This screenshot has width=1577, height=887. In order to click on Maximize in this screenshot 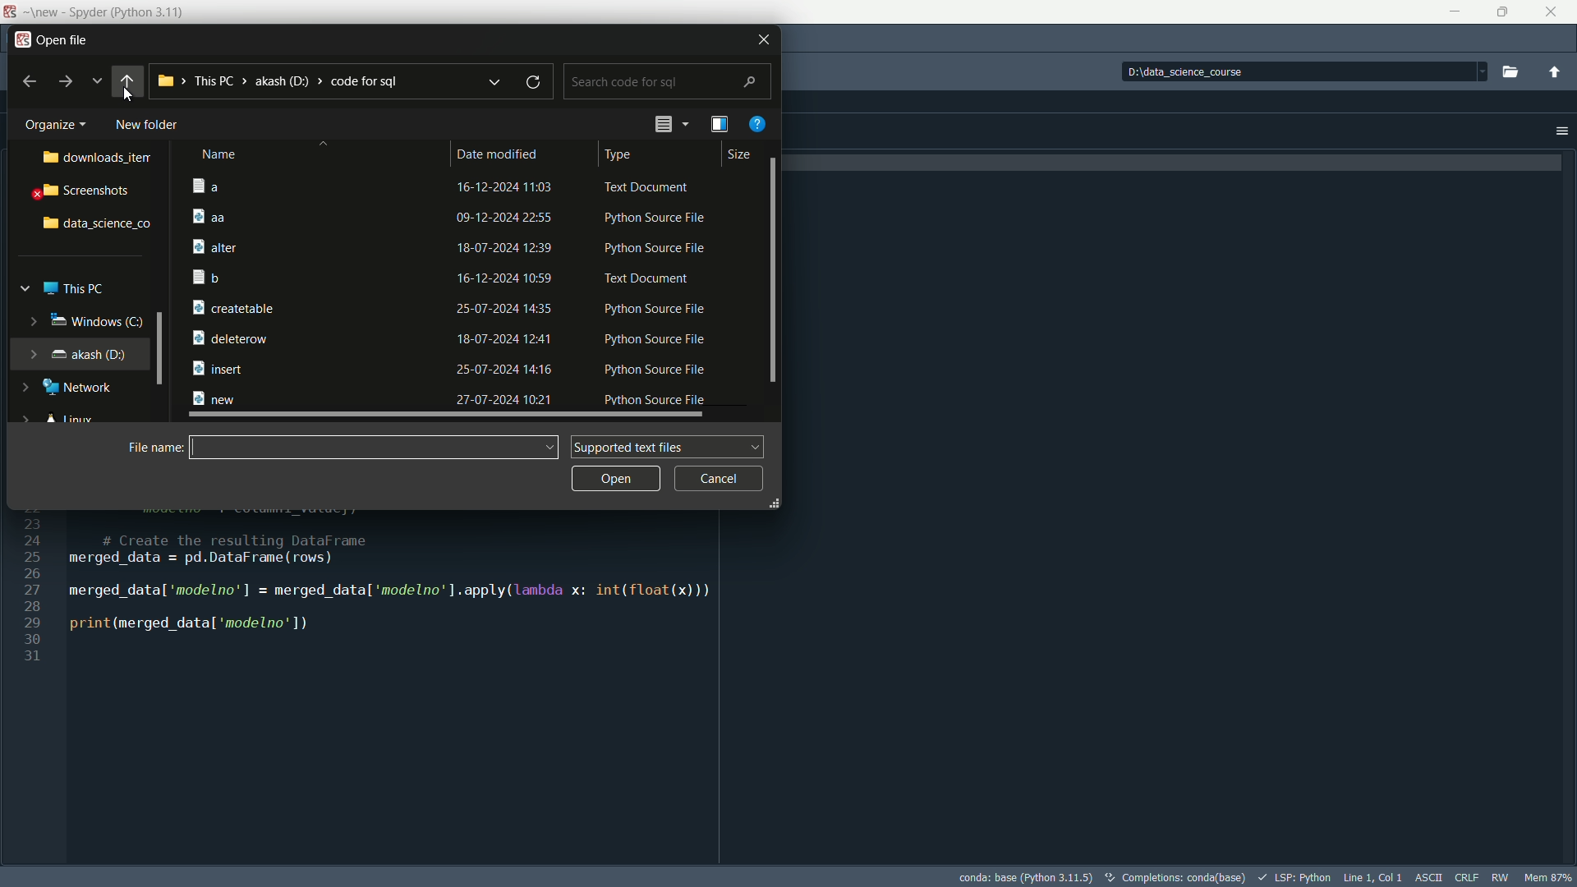, I will do `click(1502, 11)`.